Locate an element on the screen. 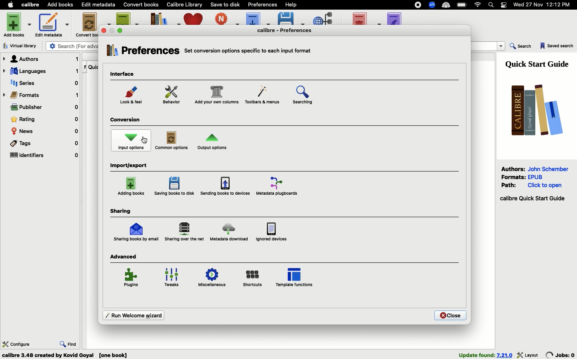 This screenshot has height=359, width=577. Behavior is located at coordinates (172, 95).